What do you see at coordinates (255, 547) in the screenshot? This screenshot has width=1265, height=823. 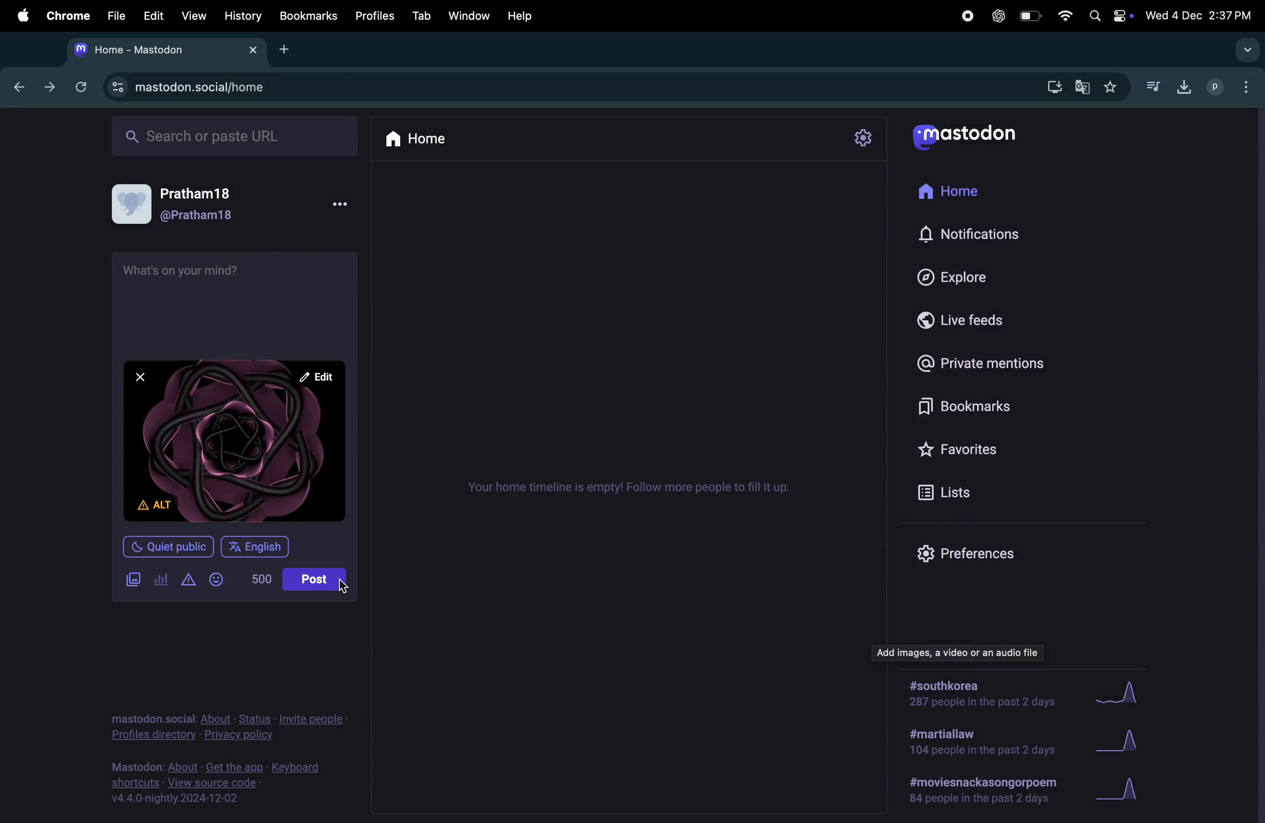 I see `English` at bounding box center [255, 547].